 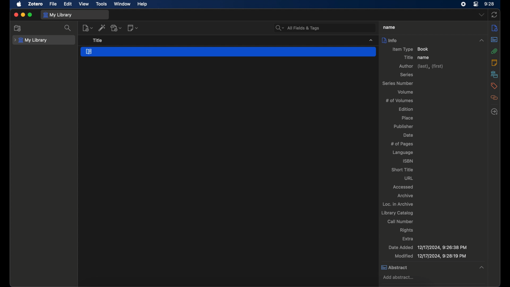 I want to click on tags, so click(x=494, y=86).